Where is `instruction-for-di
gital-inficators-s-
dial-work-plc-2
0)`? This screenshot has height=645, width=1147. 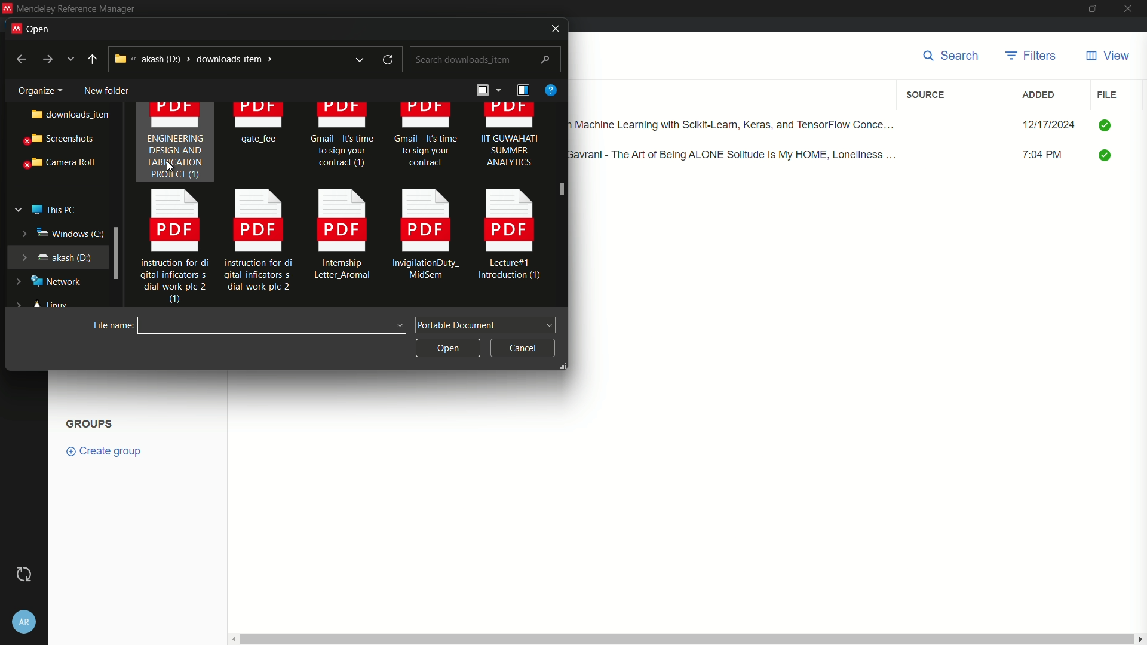 instruction-for-di
gital-inficators-s-
dial-work-plc-2
0) is located at coordinates (168, 248).